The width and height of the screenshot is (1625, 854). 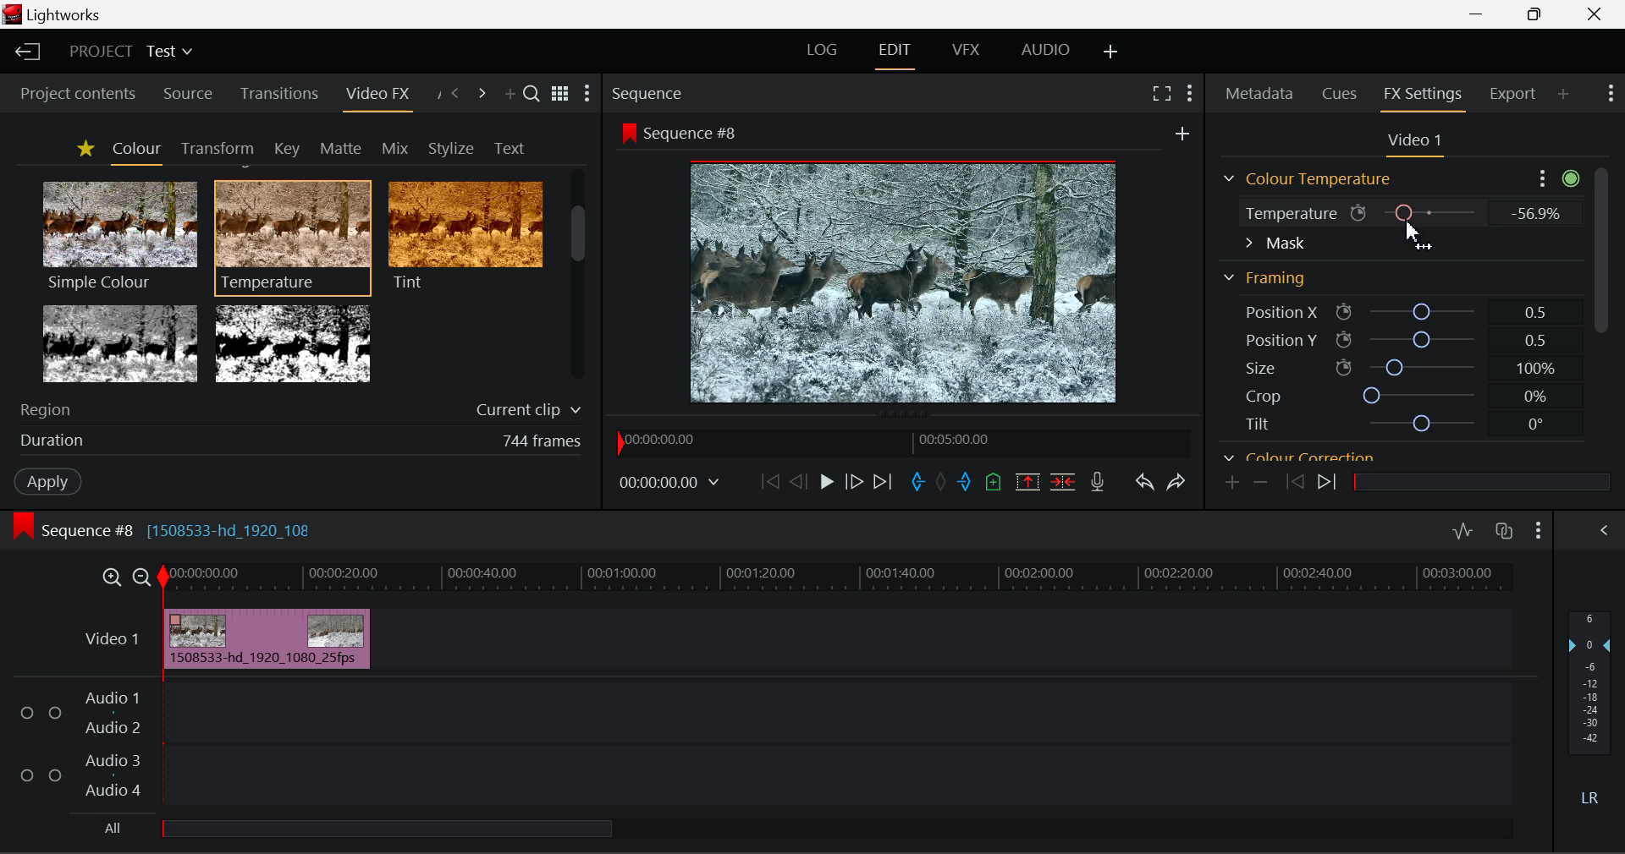 What do you see at coordinates (628, 133) in the screenshot?
I see `icon` at bounding box center [628, 133].